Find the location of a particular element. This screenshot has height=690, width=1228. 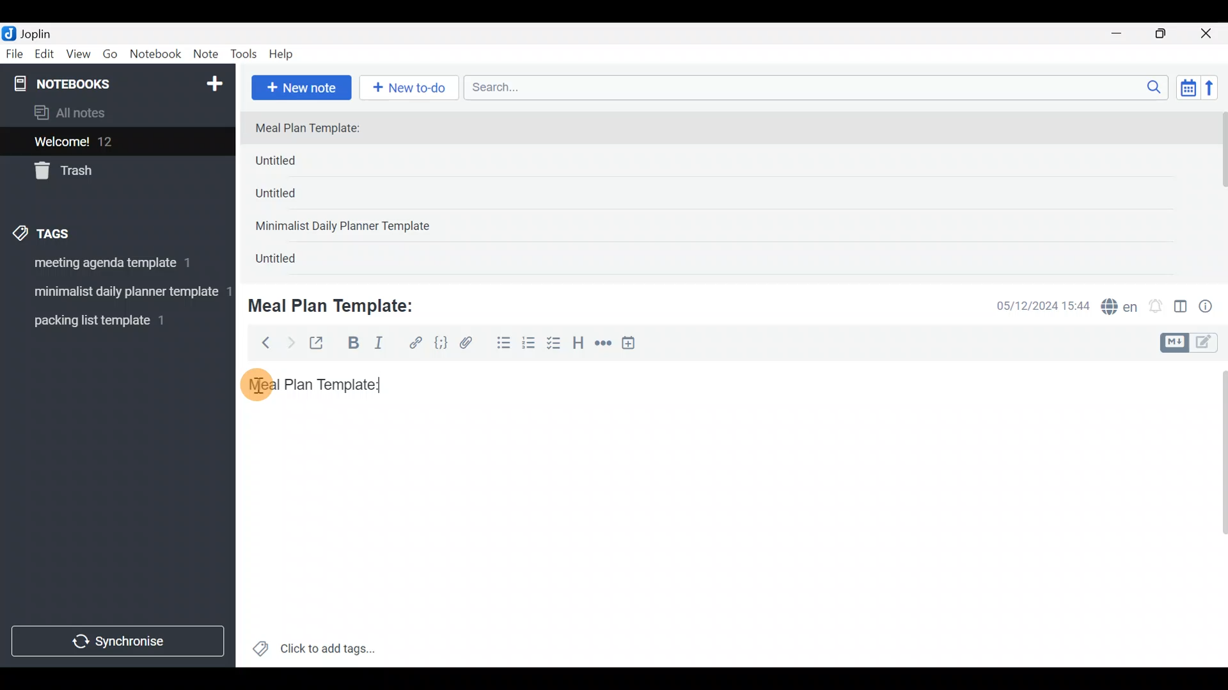

Toggle editor layout is located at coordinates (1181, 308).